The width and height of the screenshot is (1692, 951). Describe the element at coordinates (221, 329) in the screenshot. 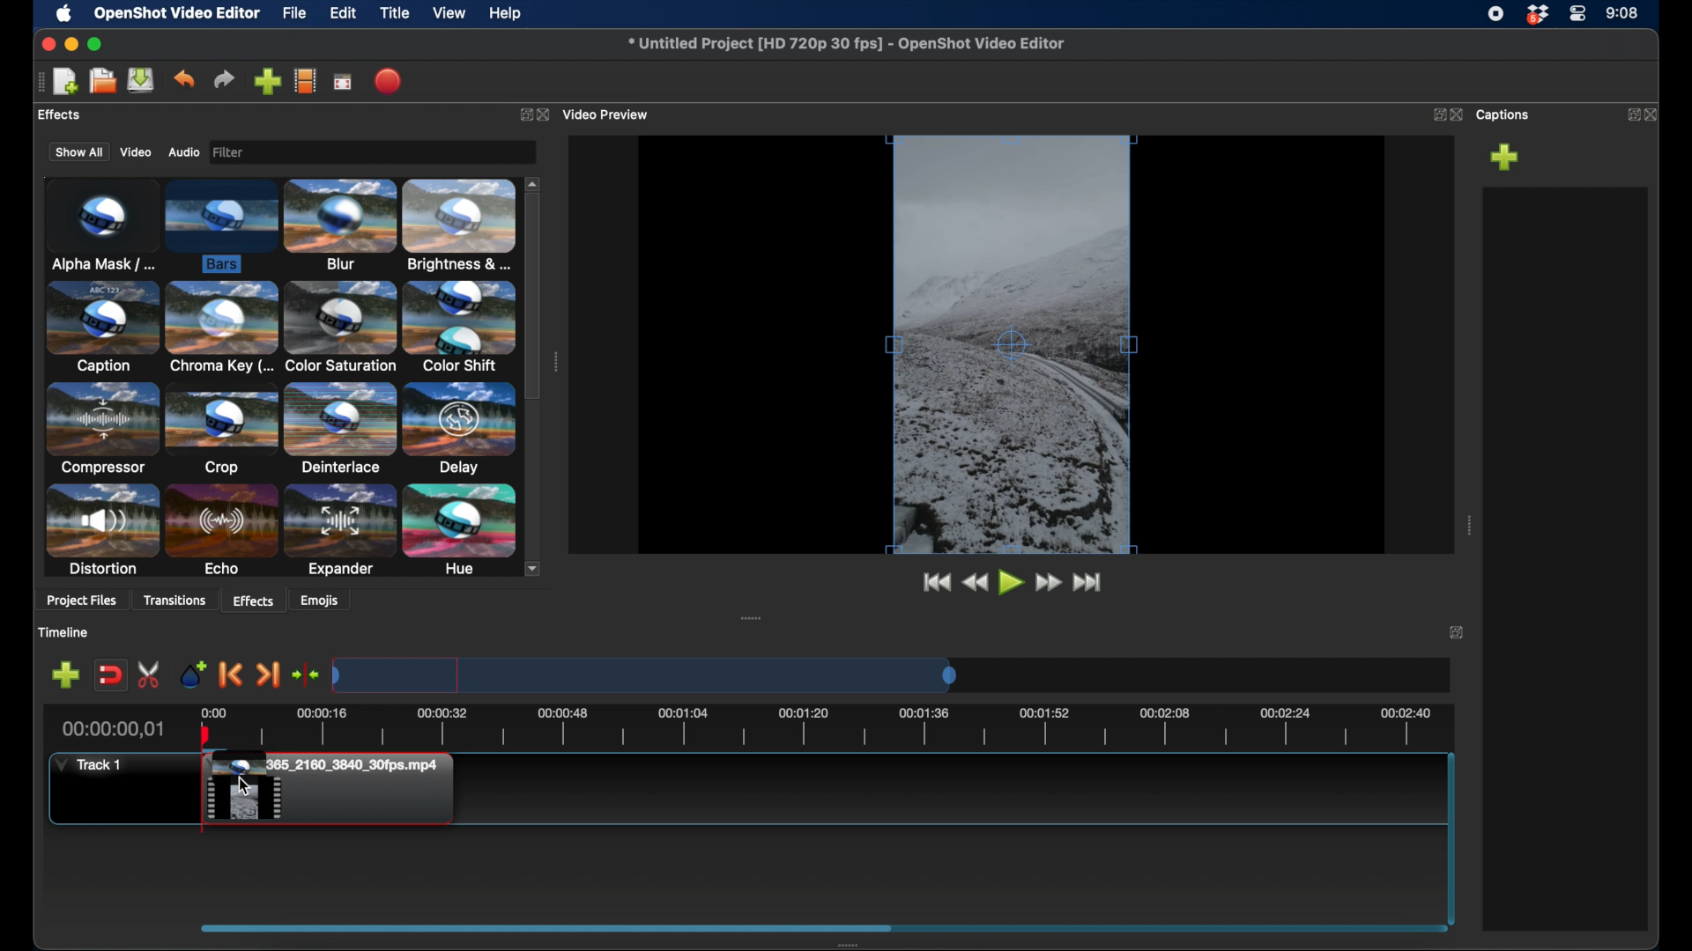

I see `chroma key` at that location.